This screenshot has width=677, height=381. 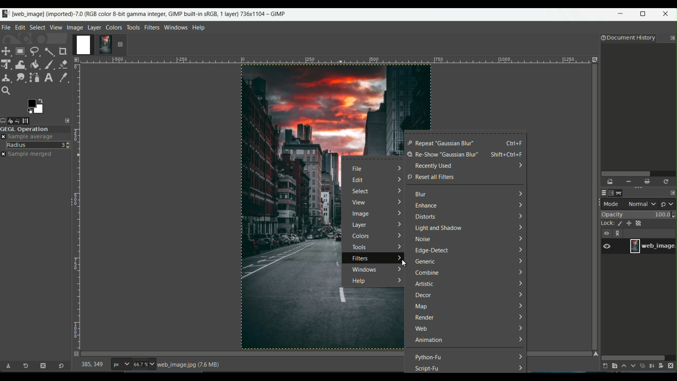 What do you see at coordinates (610, 246) in the screenshot?
I see `layer attribute` at bounding box center [610, 246].